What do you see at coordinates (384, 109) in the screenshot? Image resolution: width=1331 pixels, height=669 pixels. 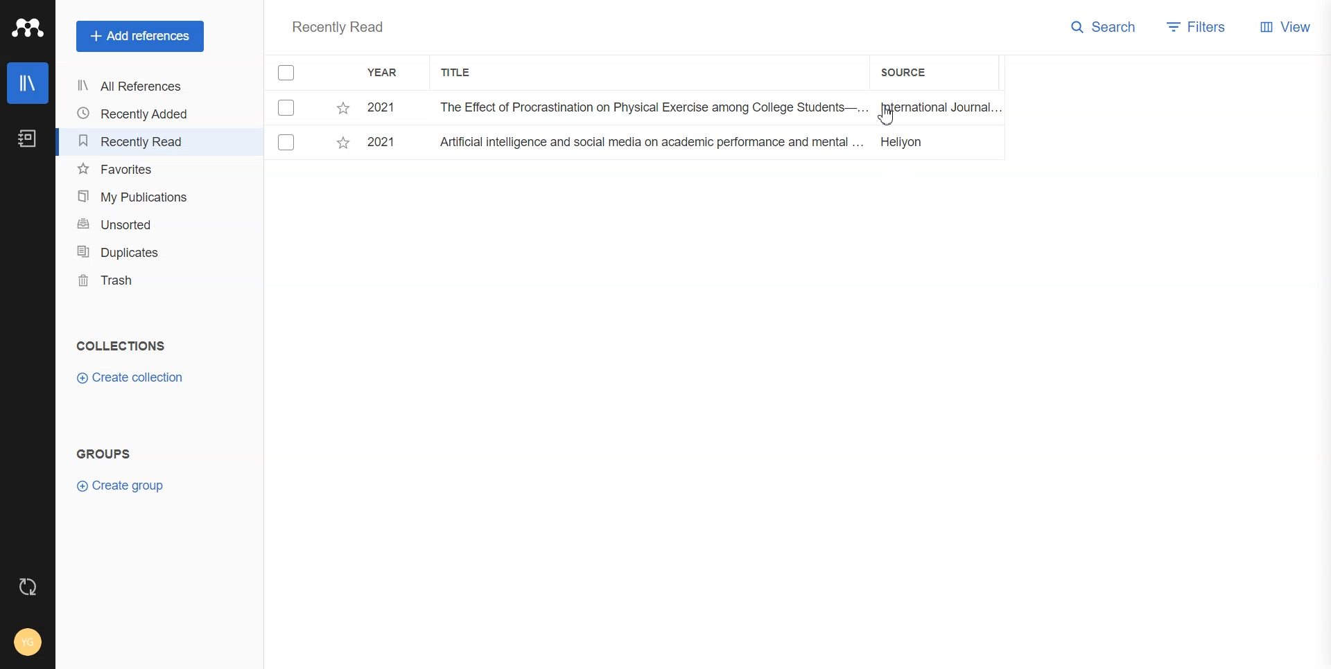 I see `2021` at bounding box center [384, 109].